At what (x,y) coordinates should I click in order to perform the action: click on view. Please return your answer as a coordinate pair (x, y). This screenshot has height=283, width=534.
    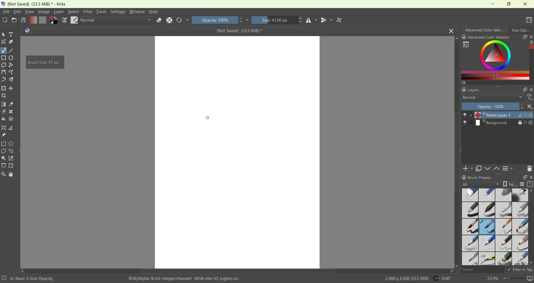
    Looking at the image, I should click on (29, 12).